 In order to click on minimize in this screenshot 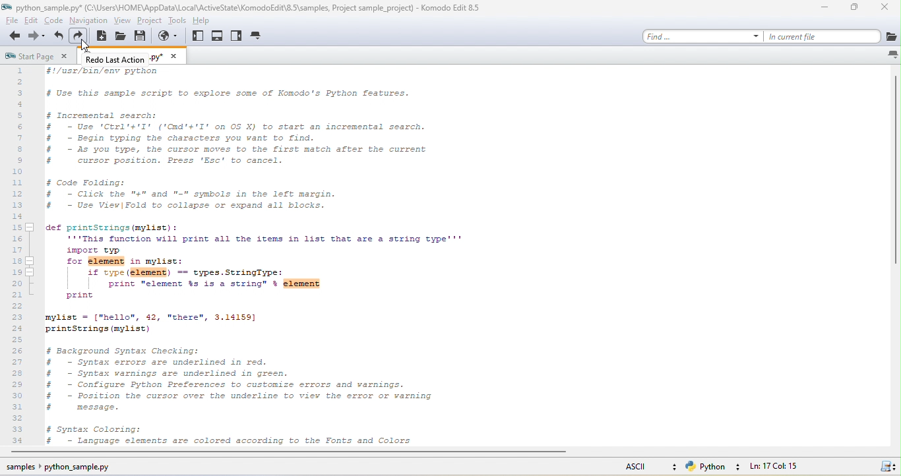, I will do `click(820, 7)`.